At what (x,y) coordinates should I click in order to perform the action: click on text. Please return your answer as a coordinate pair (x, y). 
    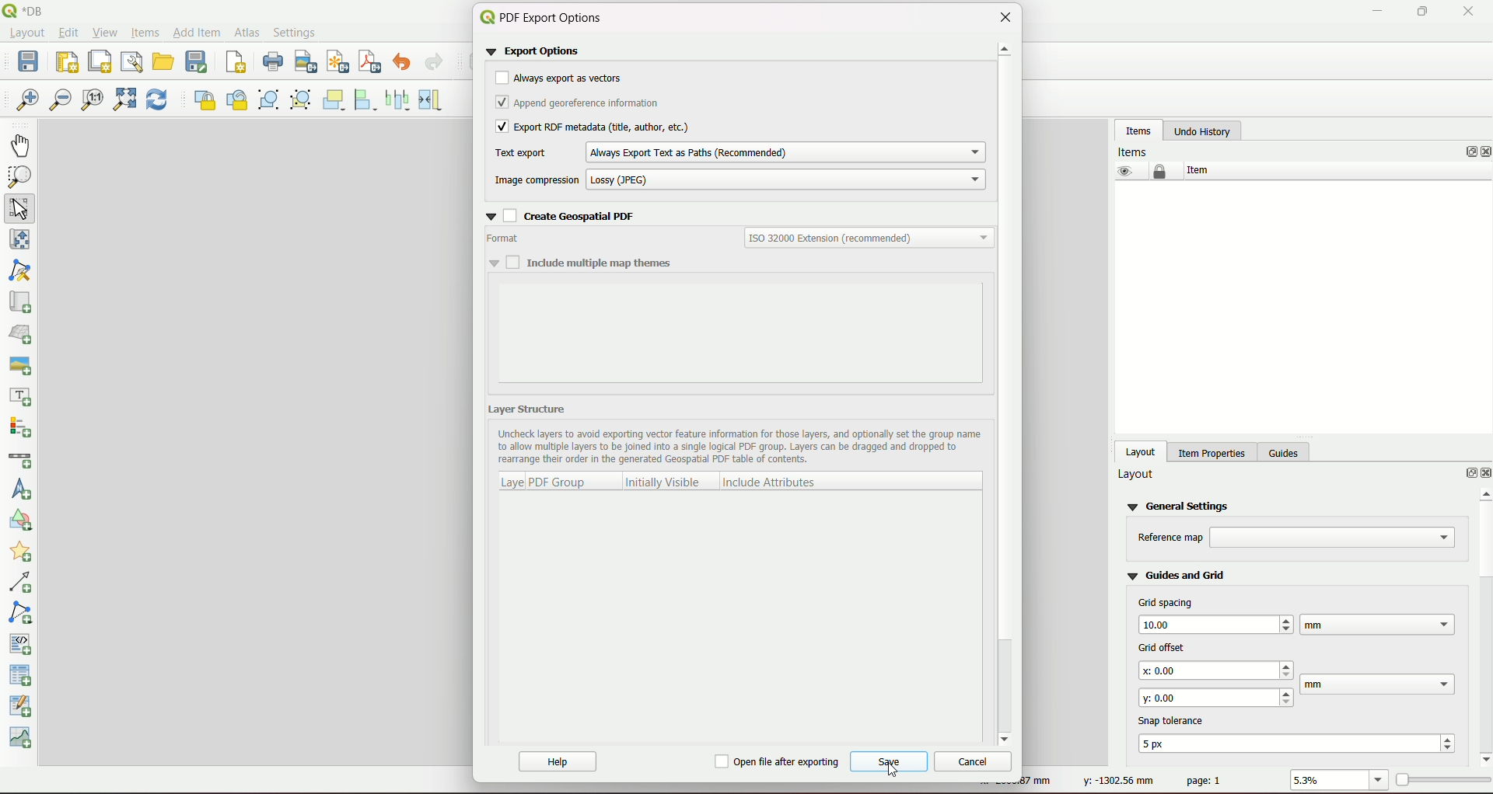
    Looking at the image, I should click on (587, 218).